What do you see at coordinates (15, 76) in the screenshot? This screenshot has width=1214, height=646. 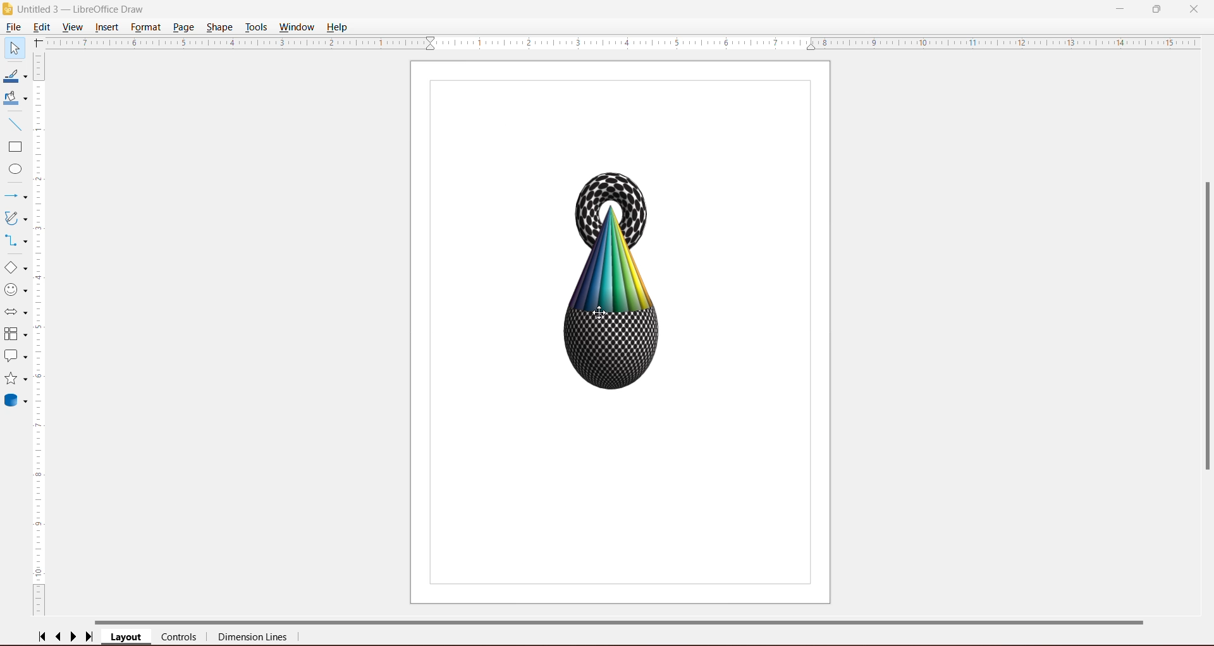 I see `Line Color` at bounding box center [15, 76].